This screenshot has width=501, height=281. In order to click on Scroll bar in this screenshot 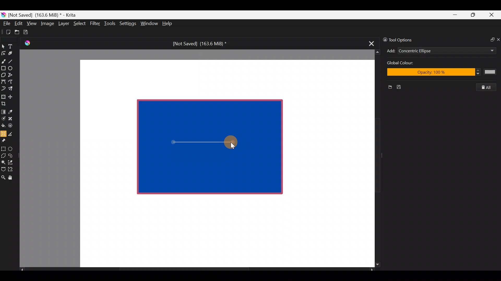, I will do `click(374, 158)`.